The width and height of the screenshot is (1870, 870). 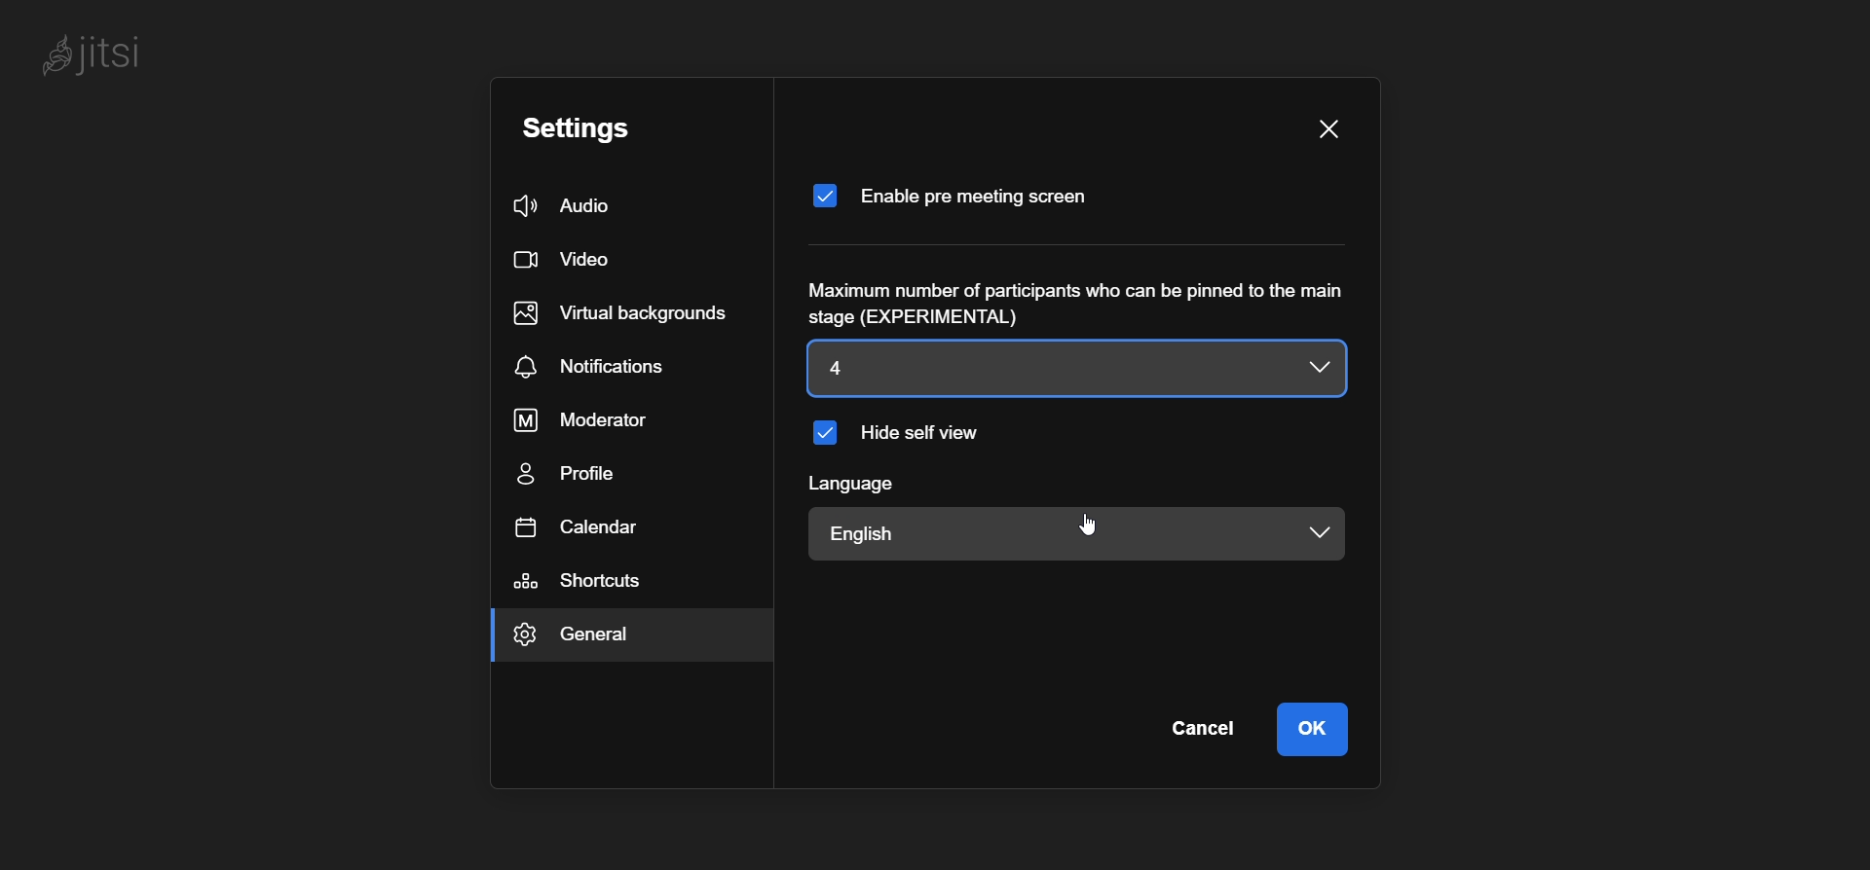 What do you see at coordinates (898, 431) in the screenshot?
I see `hide self view` at bounding box center [898, 431].